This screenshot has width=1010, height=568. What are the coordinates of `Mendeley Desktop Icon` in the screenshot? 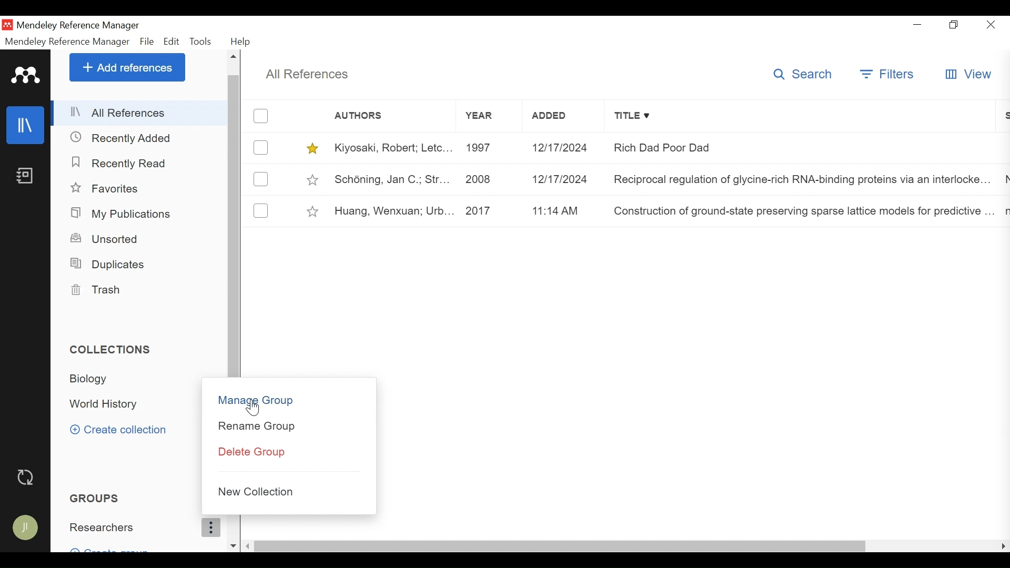 It's located at (7, 25).